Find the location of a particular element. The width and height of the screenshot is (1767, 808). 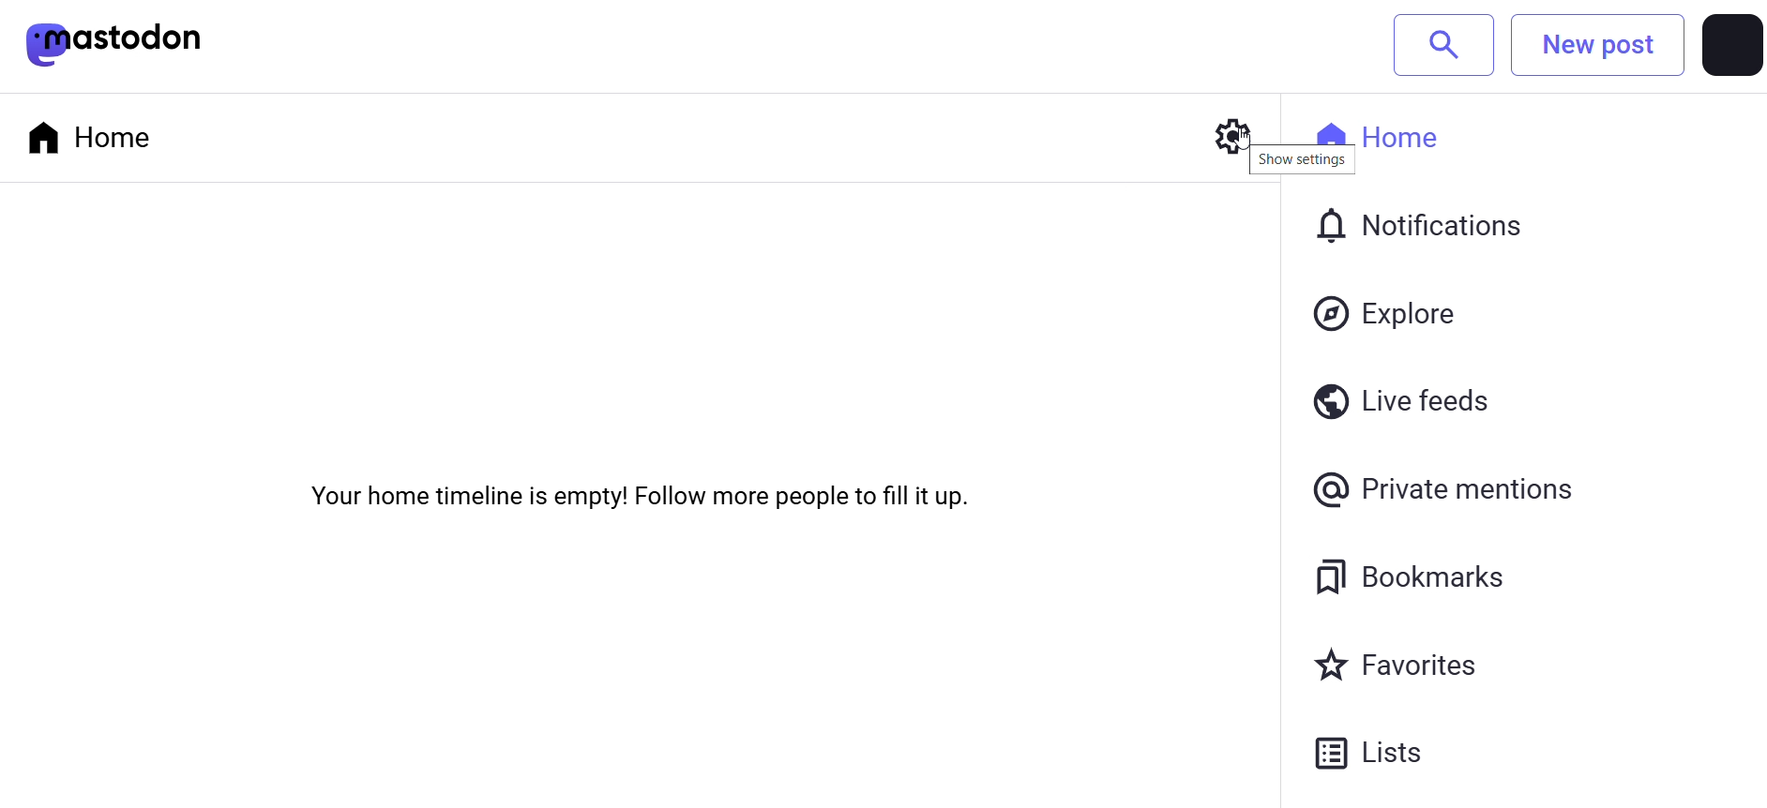

New post is located at coordinates (1599, 45).